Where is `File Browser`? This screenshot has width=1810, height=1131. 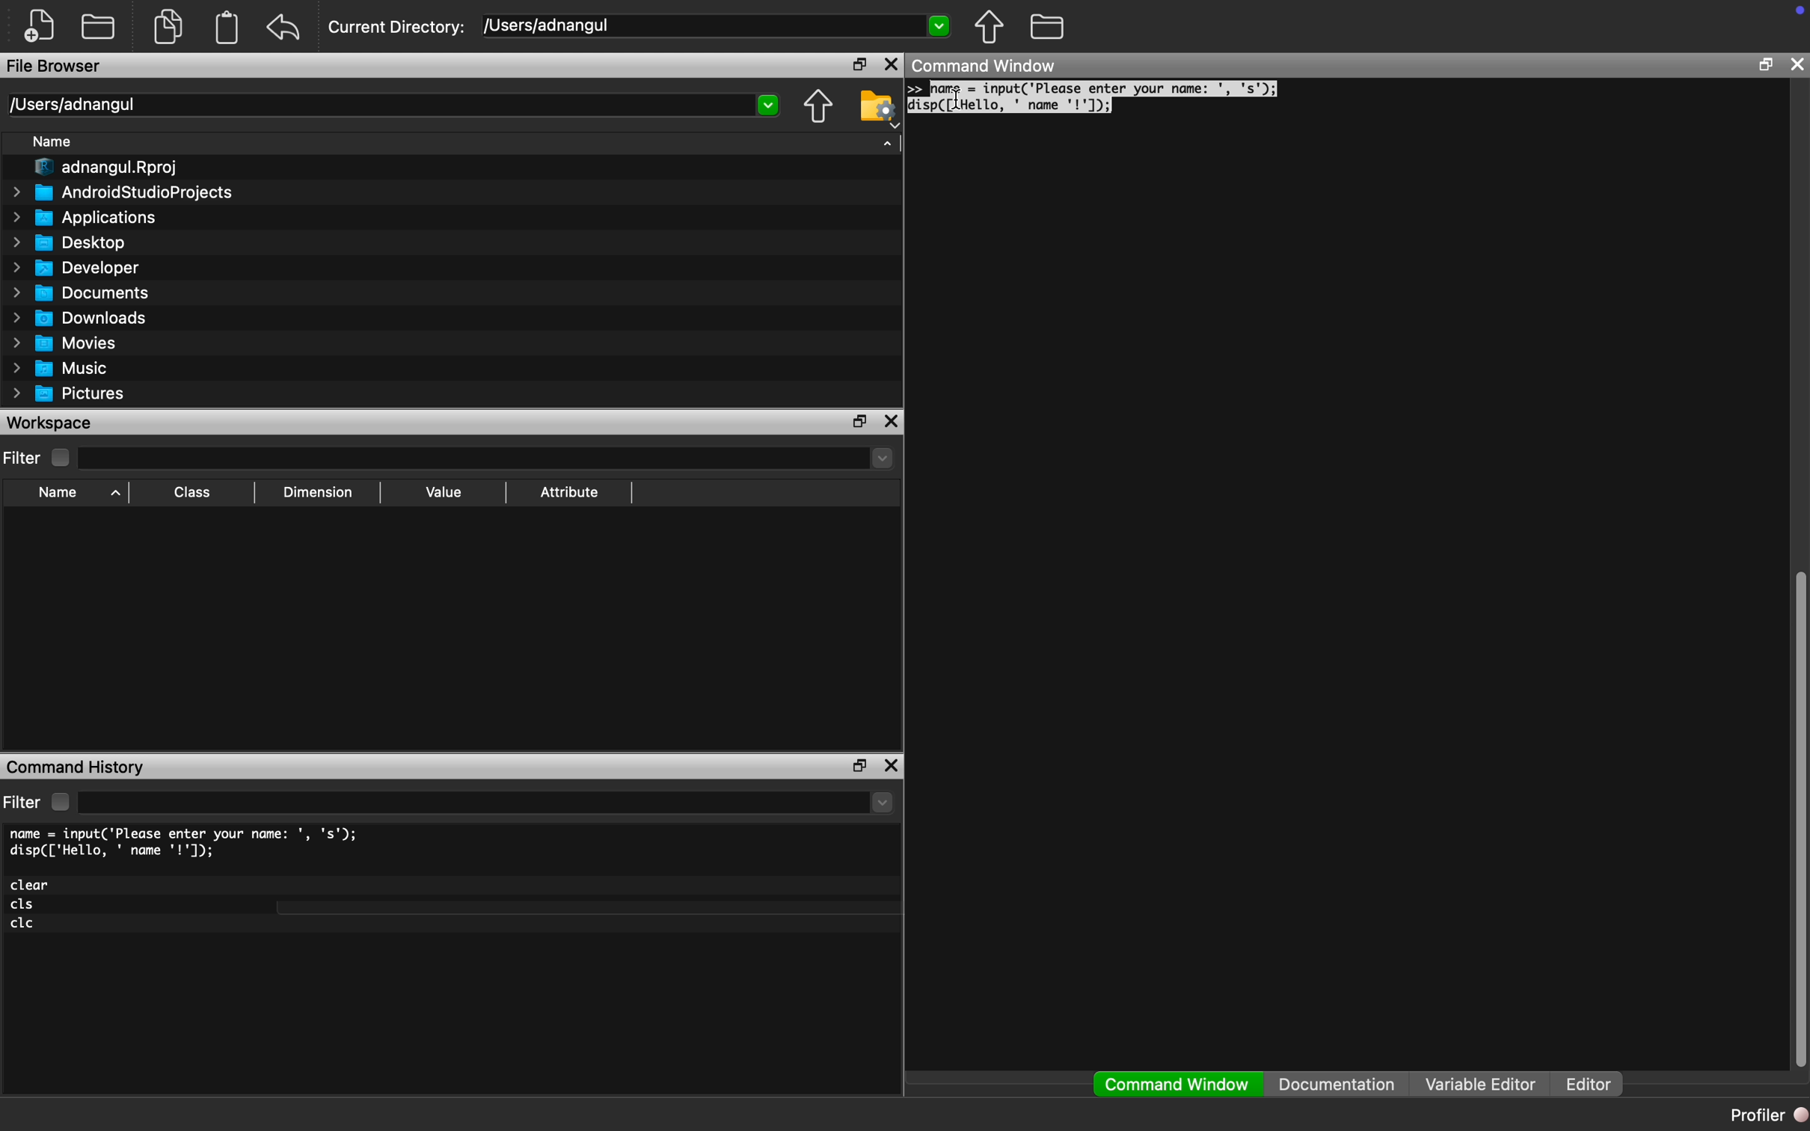
File Browser is located at coordinates (55, 65).